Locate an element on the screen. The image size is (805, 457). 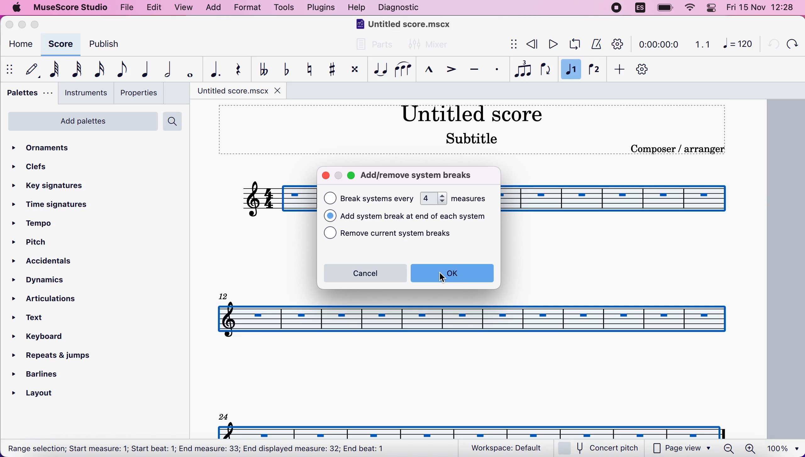
toggle natural is located at coordinates (307, 69).